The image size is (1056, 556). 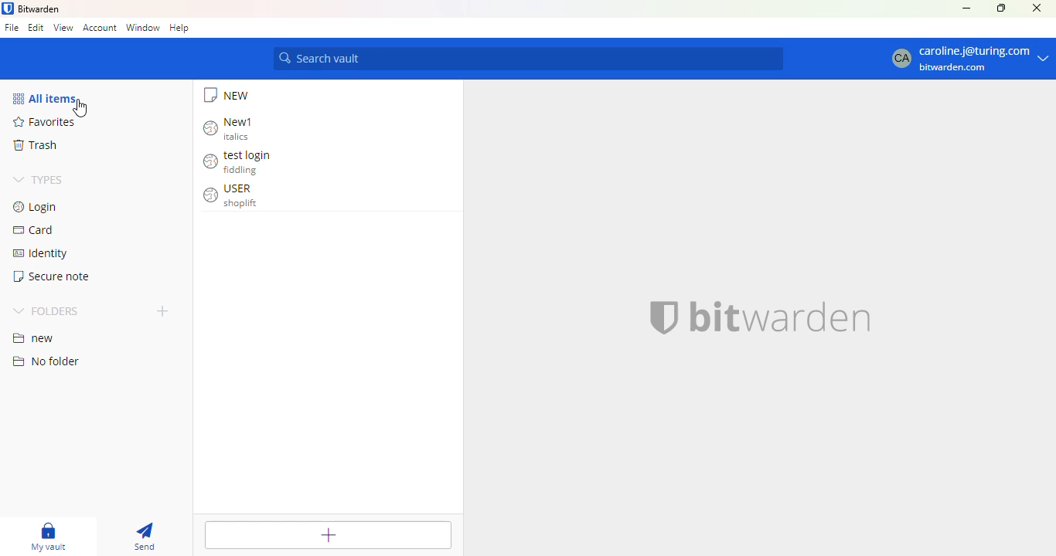 I want to click on window, so click(x=143, y=28).